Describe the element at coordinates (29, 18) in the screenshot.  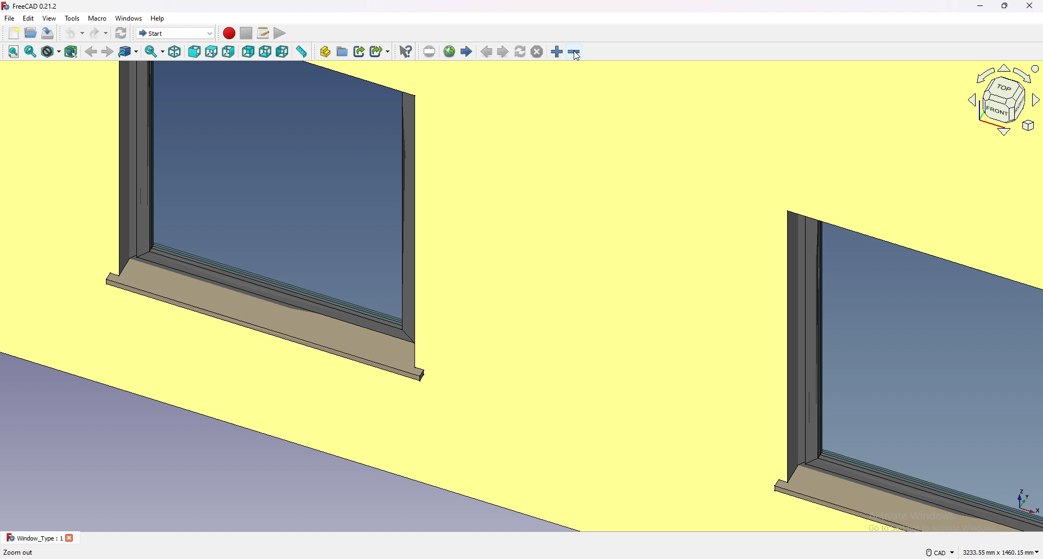
I see `edit` at that location.